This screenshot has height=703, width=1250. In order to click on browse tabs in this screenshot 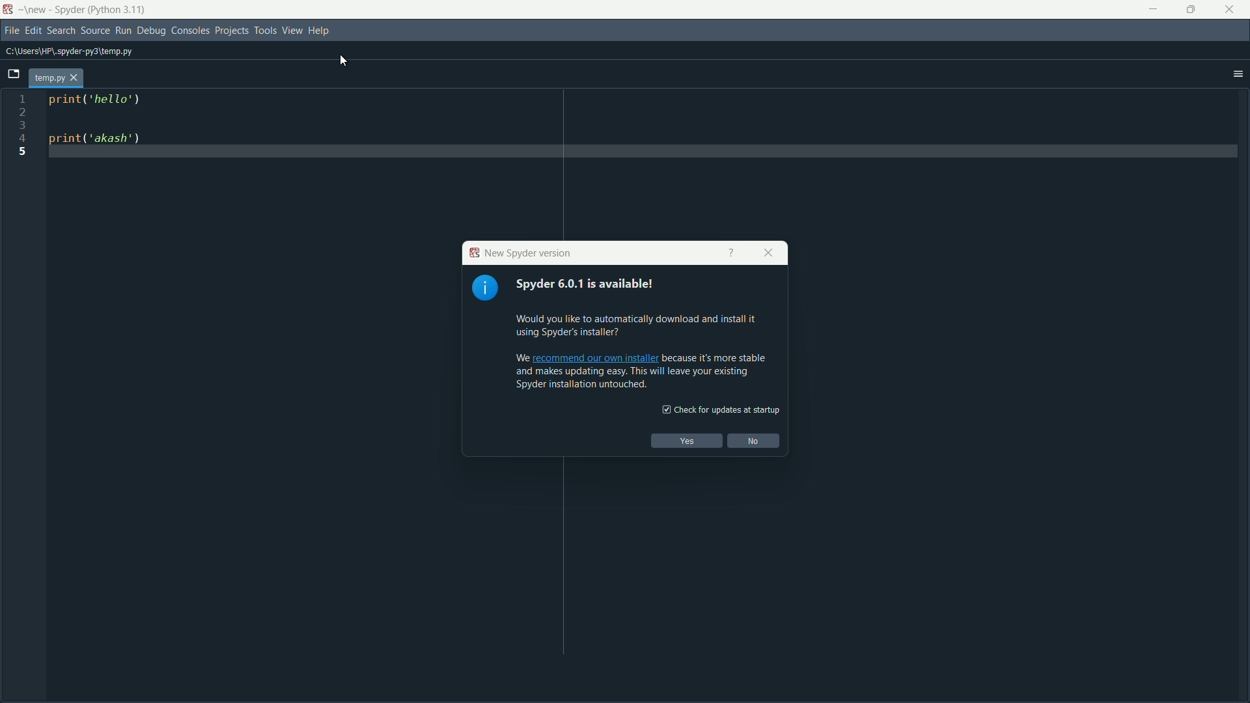, I will do `click(13, 76)`.